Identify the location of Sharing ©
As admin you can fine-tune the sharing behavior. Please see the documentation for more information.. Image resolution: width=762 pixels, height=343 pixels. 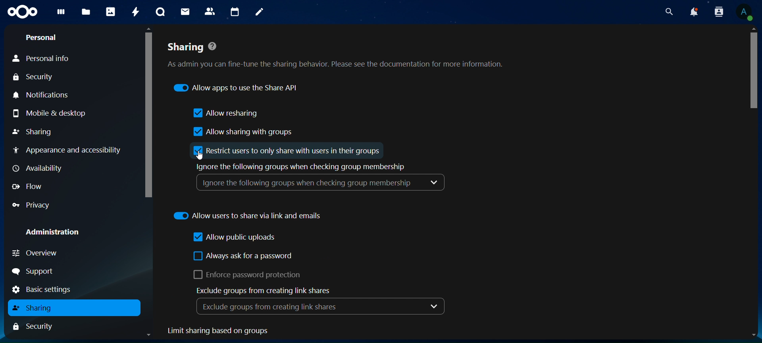
(343, 51).